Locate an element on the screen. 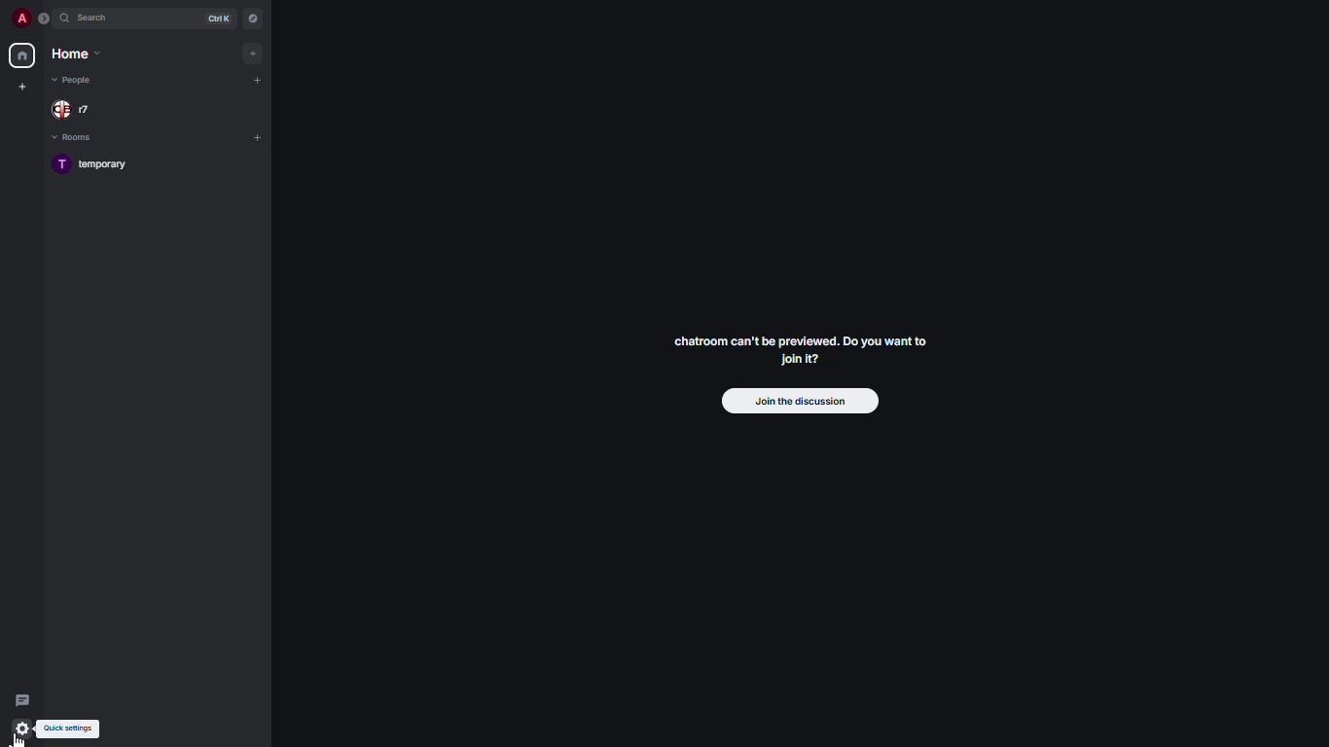  quick settings is located at coordinates (23, 728).